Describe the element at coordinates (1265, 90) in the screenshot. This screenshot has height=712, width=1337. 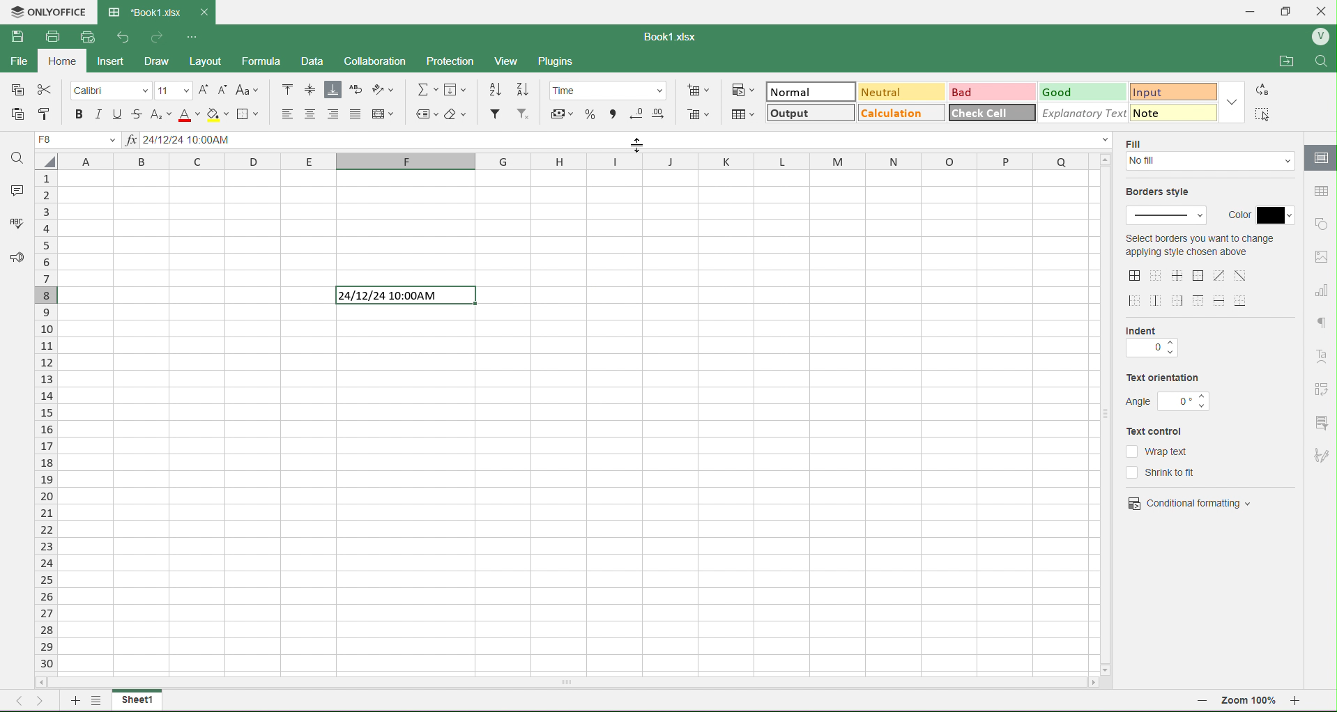
I see `Replace` at that location.